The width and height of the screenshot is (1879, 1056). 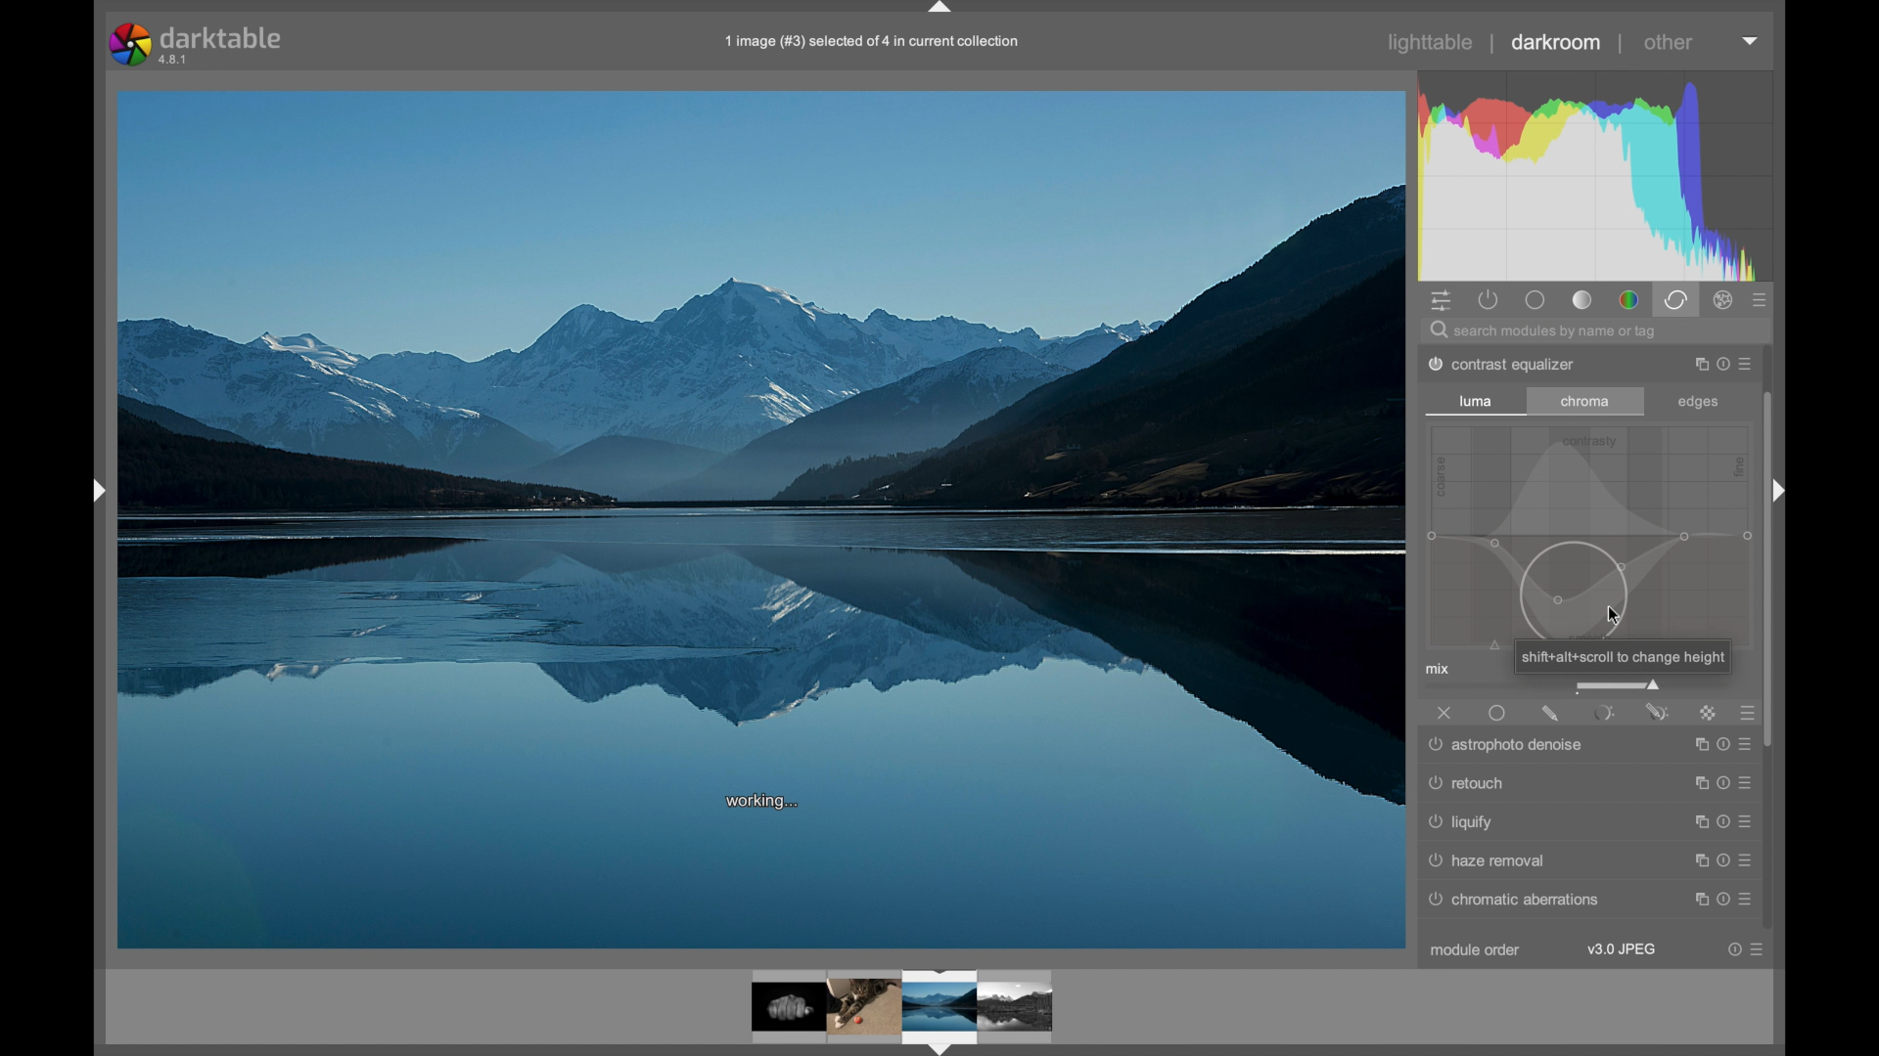 What do you see at coordinates (96, 493) in the screenshot?
I see `drag handle` at bounding box center [96, 493].